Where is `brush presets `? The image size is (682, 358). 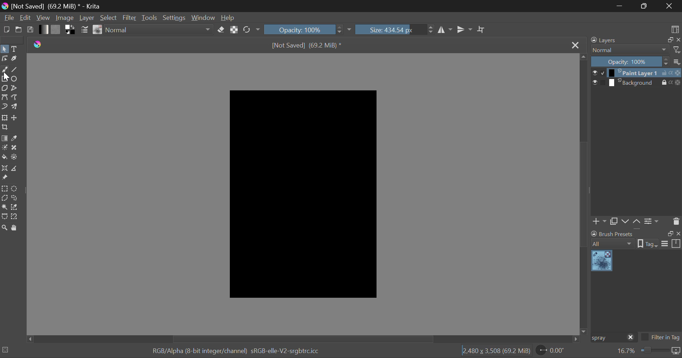 brush presets  is located at coordinates (612, 234).